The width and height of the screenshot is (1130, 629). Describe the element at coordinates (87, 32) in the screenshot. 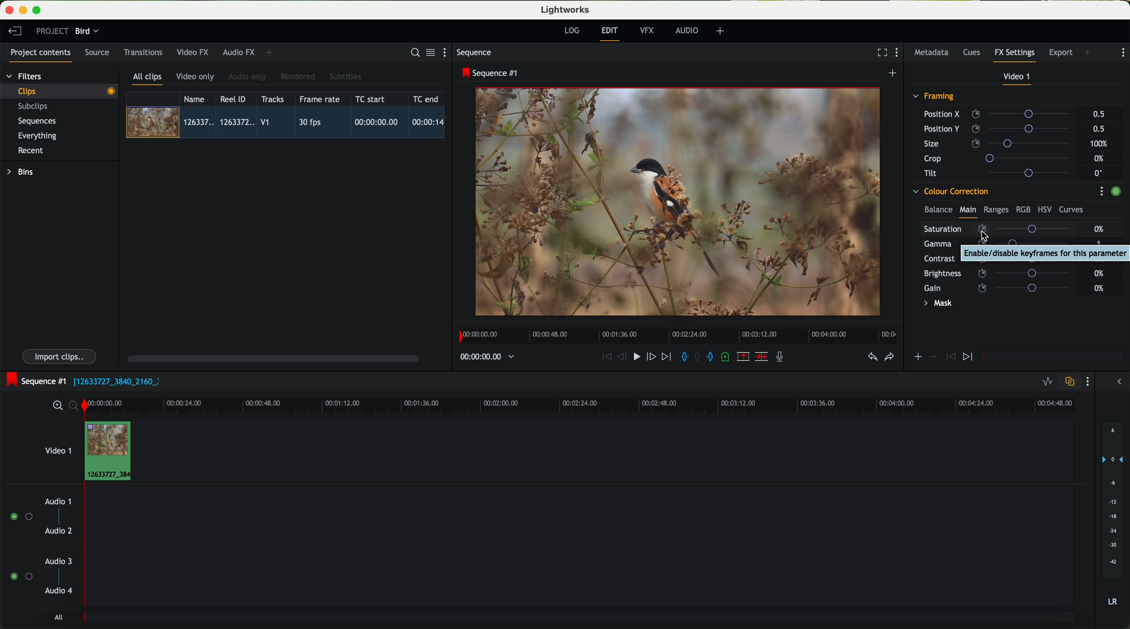

I see `bird` at that location.